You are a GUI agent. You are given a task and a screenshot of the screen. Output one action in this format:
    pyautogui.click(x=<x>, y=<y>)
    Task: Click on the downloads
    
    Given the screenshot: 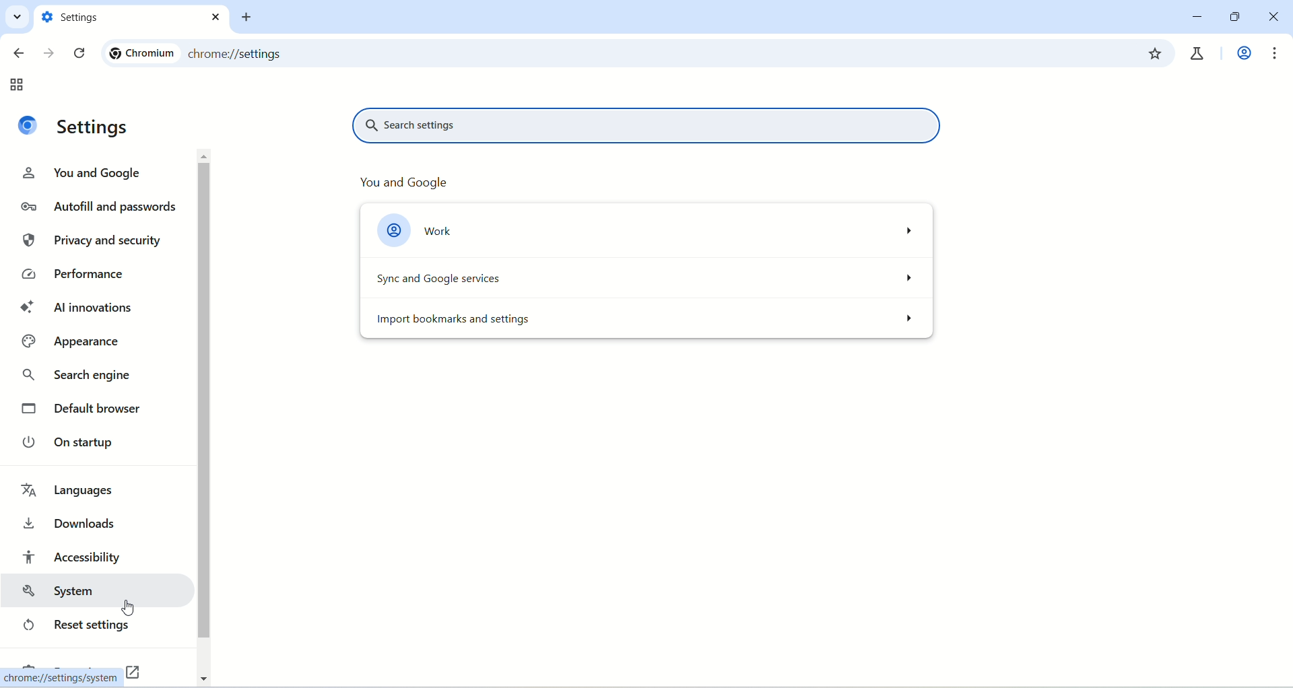 What is the action you would take?
    pyautogui.click(x=75, y=521)
    